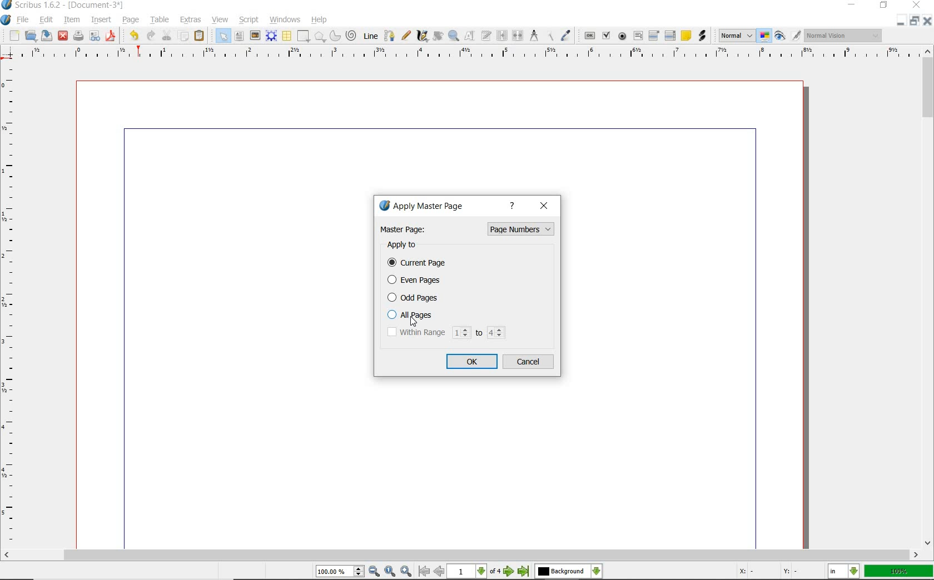 This screenshot has height=580, width=934. Describe the element at coordinates (549, 36) in the screenshot. I see `copy item properties` at that location.